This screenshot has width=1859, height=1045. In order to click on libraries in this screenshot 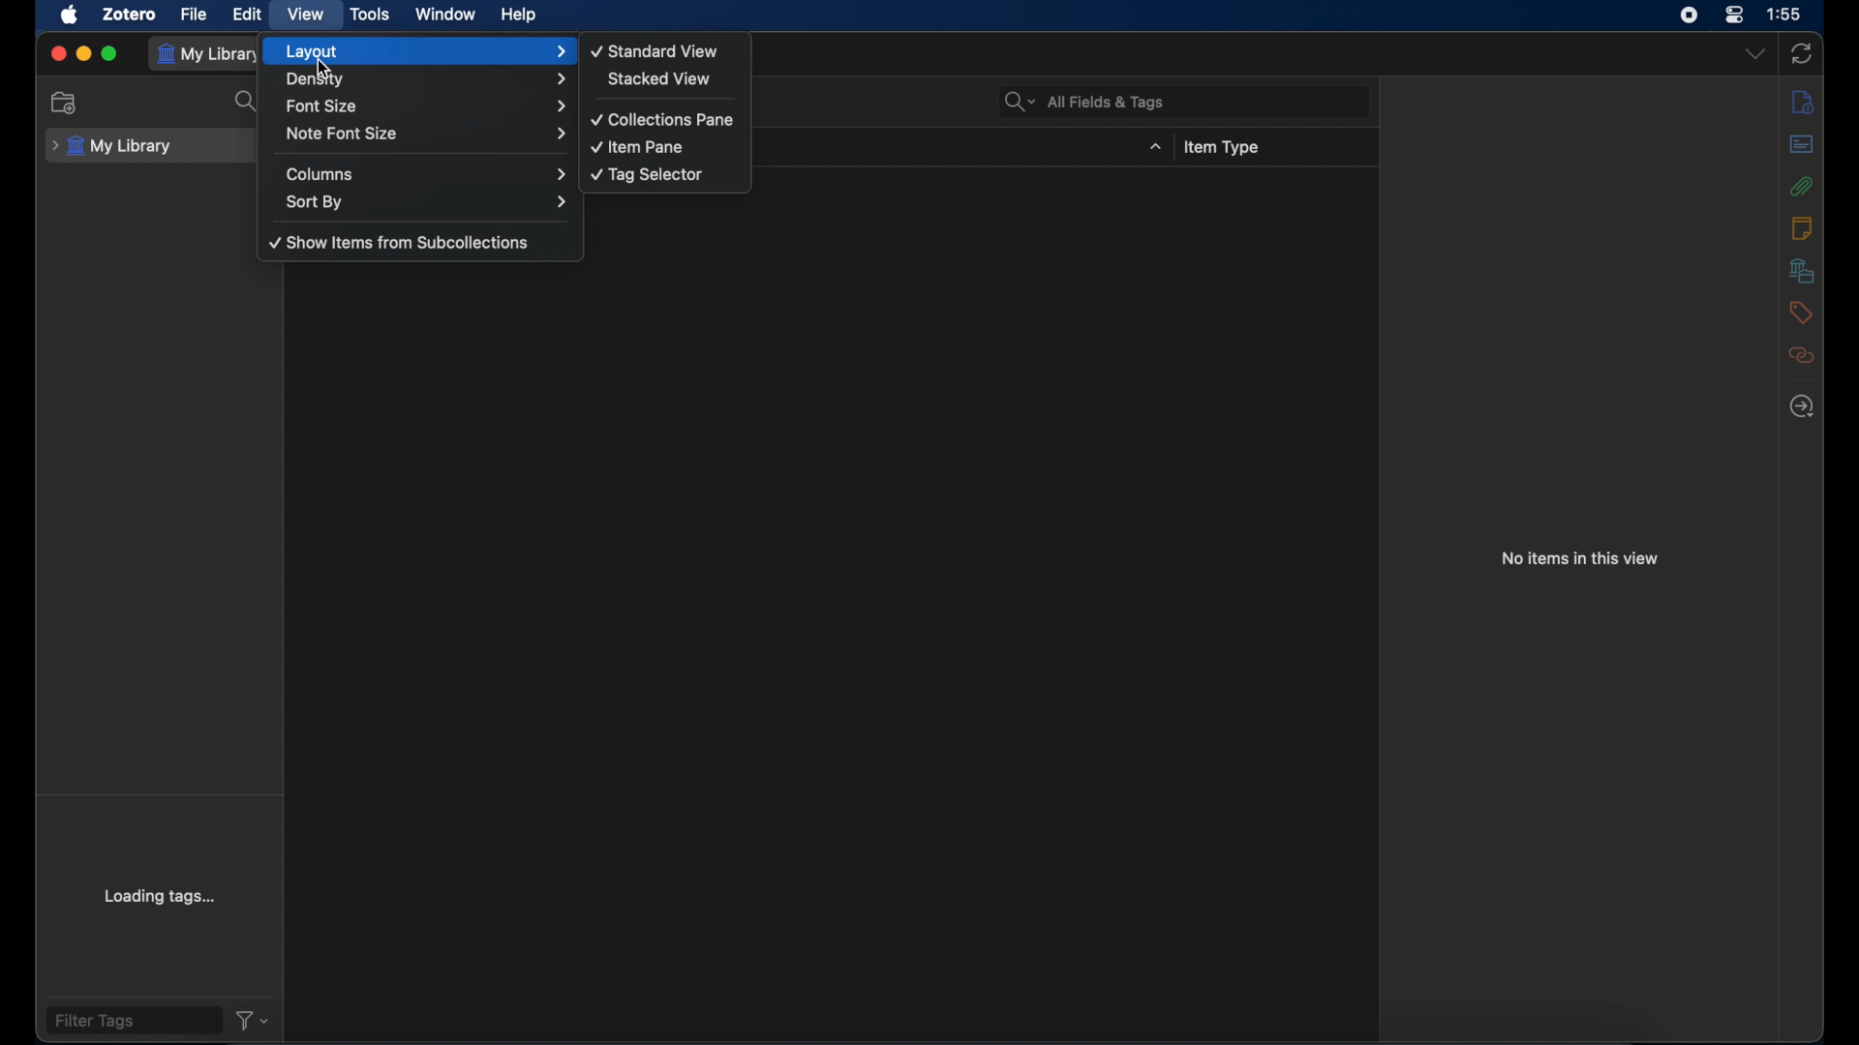, I will do `click(1802, 270)`.